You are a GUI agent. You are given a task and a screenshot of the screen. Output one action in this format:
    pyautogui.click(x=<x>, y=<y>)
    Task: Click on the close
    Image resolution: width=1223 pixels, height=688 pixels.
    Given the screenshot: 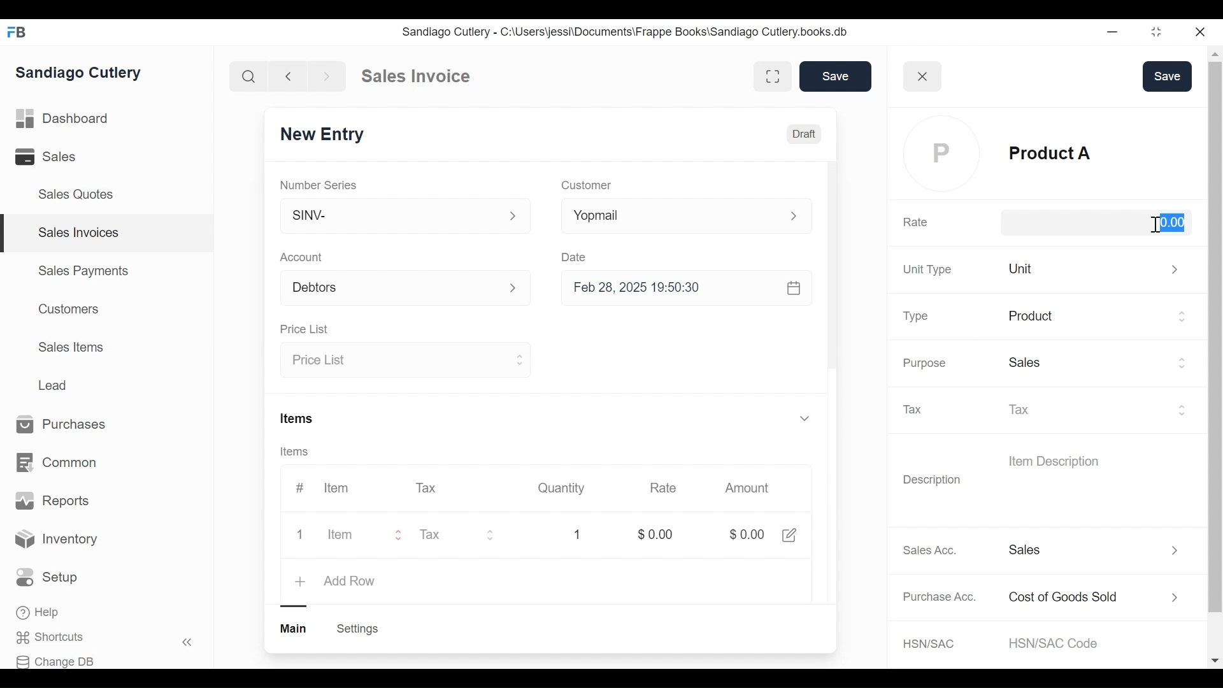 What is the action you would take?
    pyautogui.click(x=1201, y=32)
    